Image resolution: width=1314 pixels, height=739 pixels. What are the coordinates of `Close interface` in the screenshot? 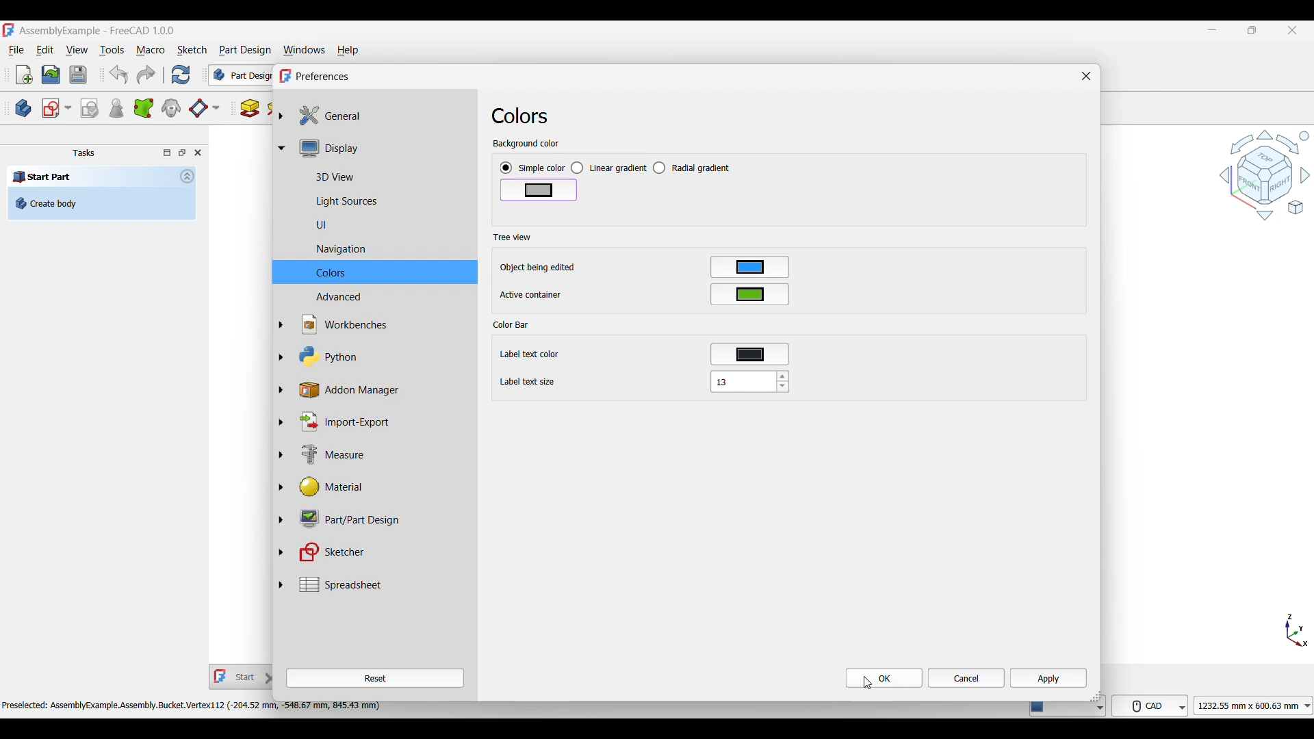 It's located at (1293, 31).